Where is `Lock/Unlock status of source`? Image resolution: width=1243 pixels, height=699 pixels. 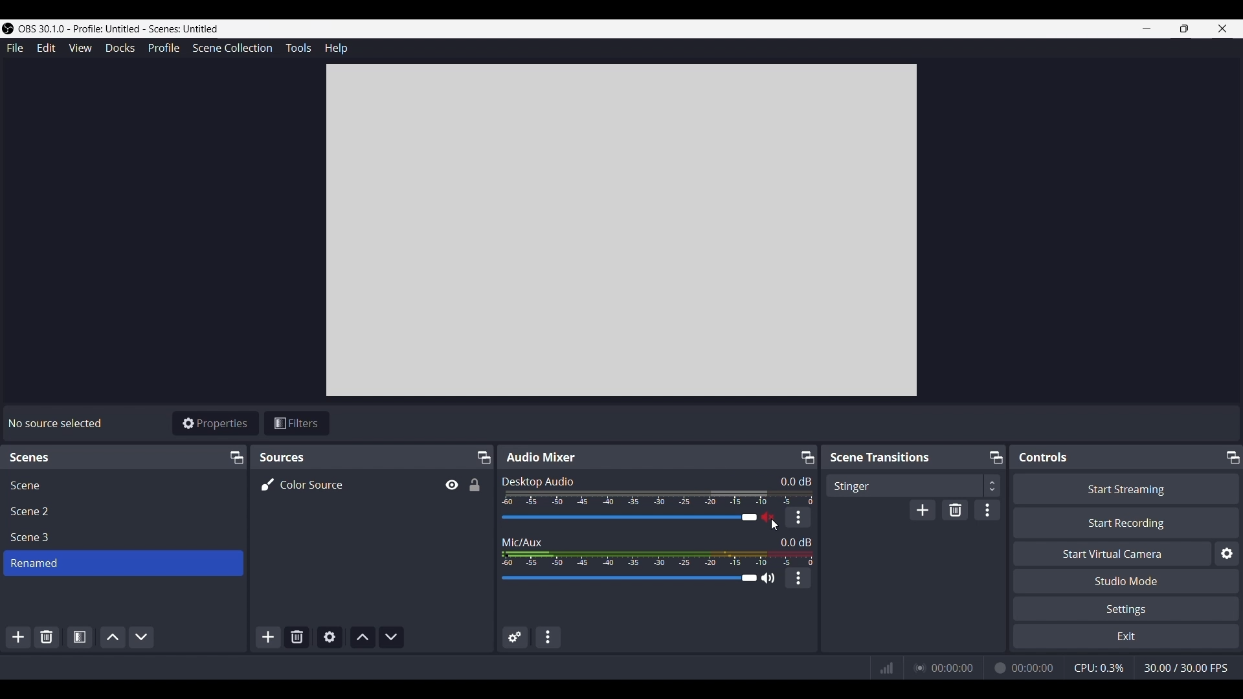 Lock/Unlock status of source is located at coordinates (474, 485).